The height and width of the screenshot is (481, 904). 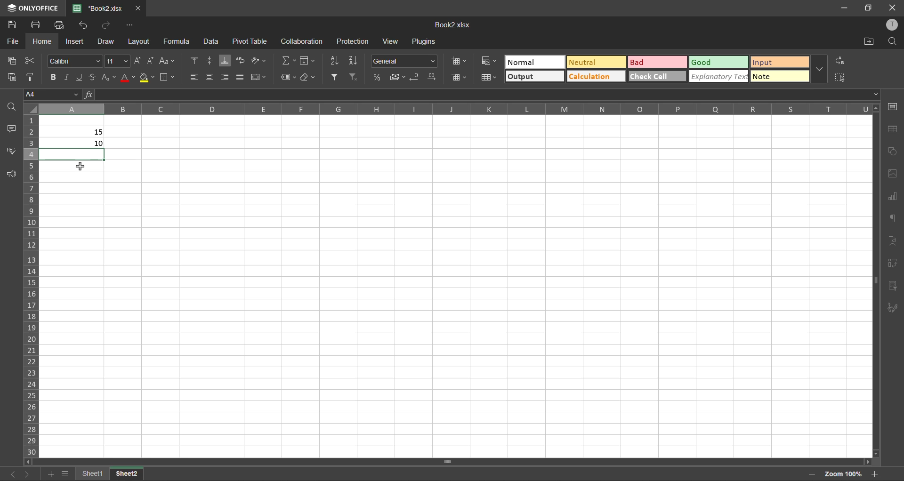 I want to click on output, so click(x=535, y=76).